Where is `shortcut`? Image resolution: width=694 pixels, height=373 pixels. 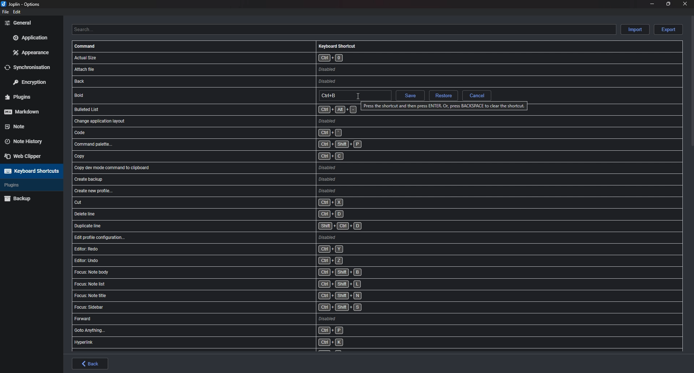 shortcut is located at coordinates (215, 109).